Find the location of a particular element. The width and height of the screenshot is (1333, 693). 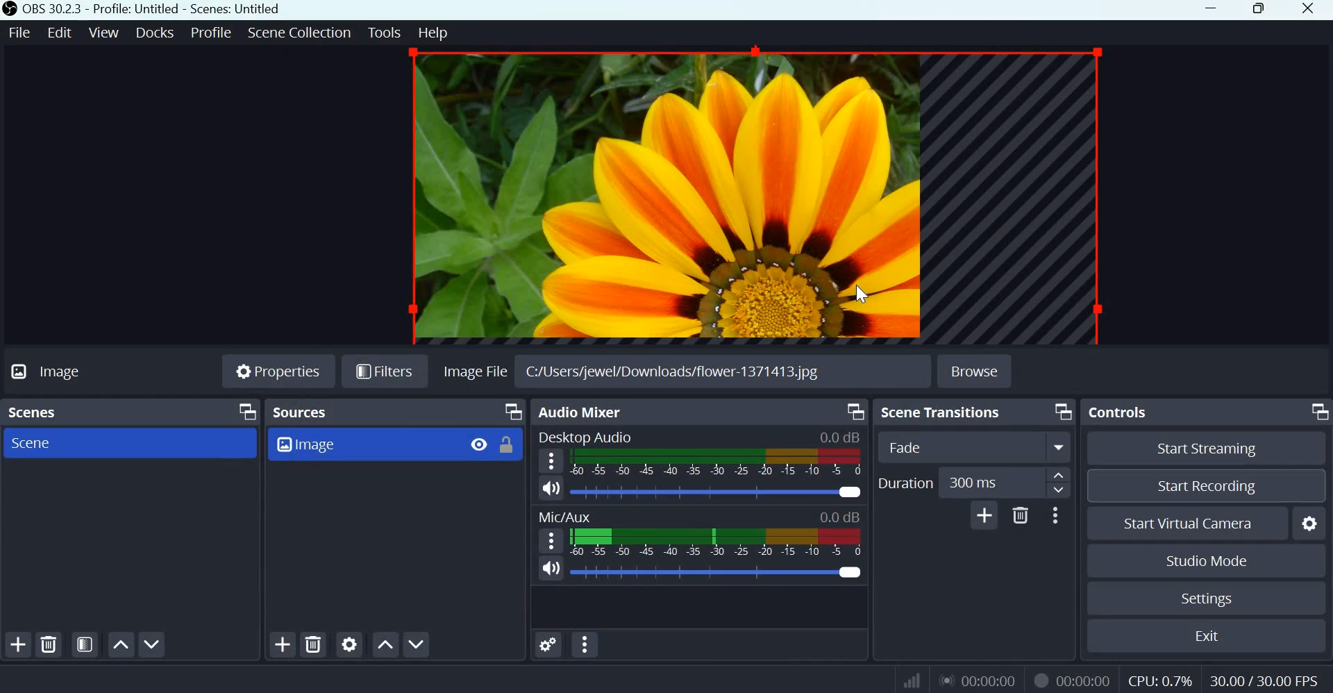

More options is located at coordinates (1059, 448).